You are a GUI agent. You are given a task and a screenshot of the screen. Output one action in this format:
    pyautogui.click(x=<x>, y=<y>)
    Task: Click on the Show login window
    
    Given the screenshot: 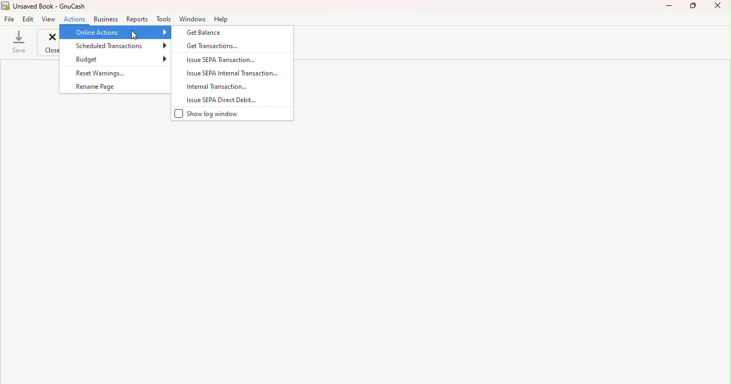 What is the action you would take?
    pyautogui.click(x=226, y=114)
    